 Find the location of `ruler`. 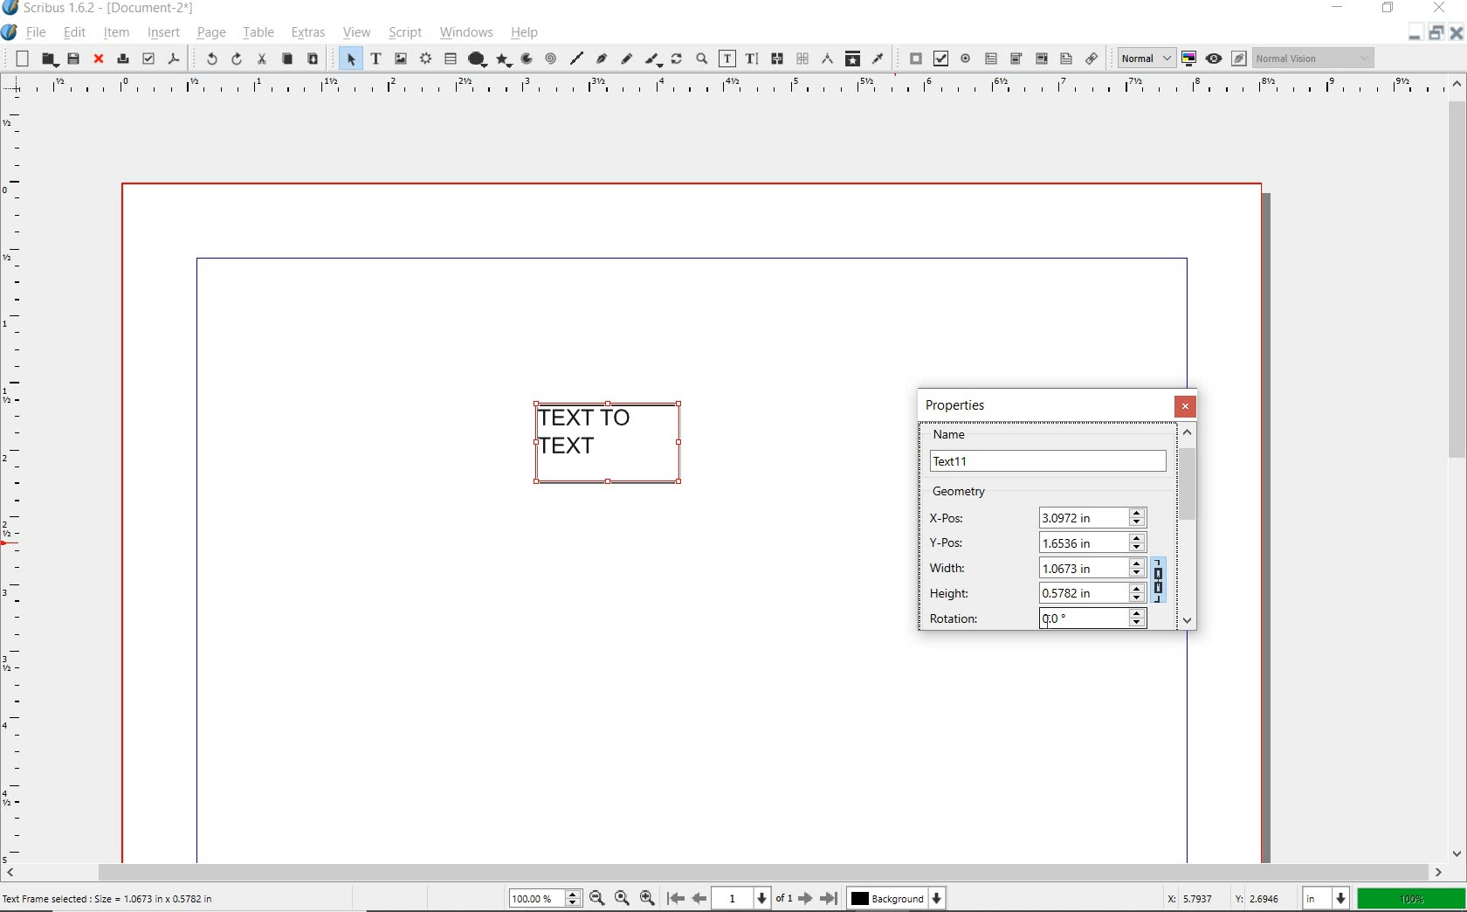

ruler is located at coordinates (728, 91).